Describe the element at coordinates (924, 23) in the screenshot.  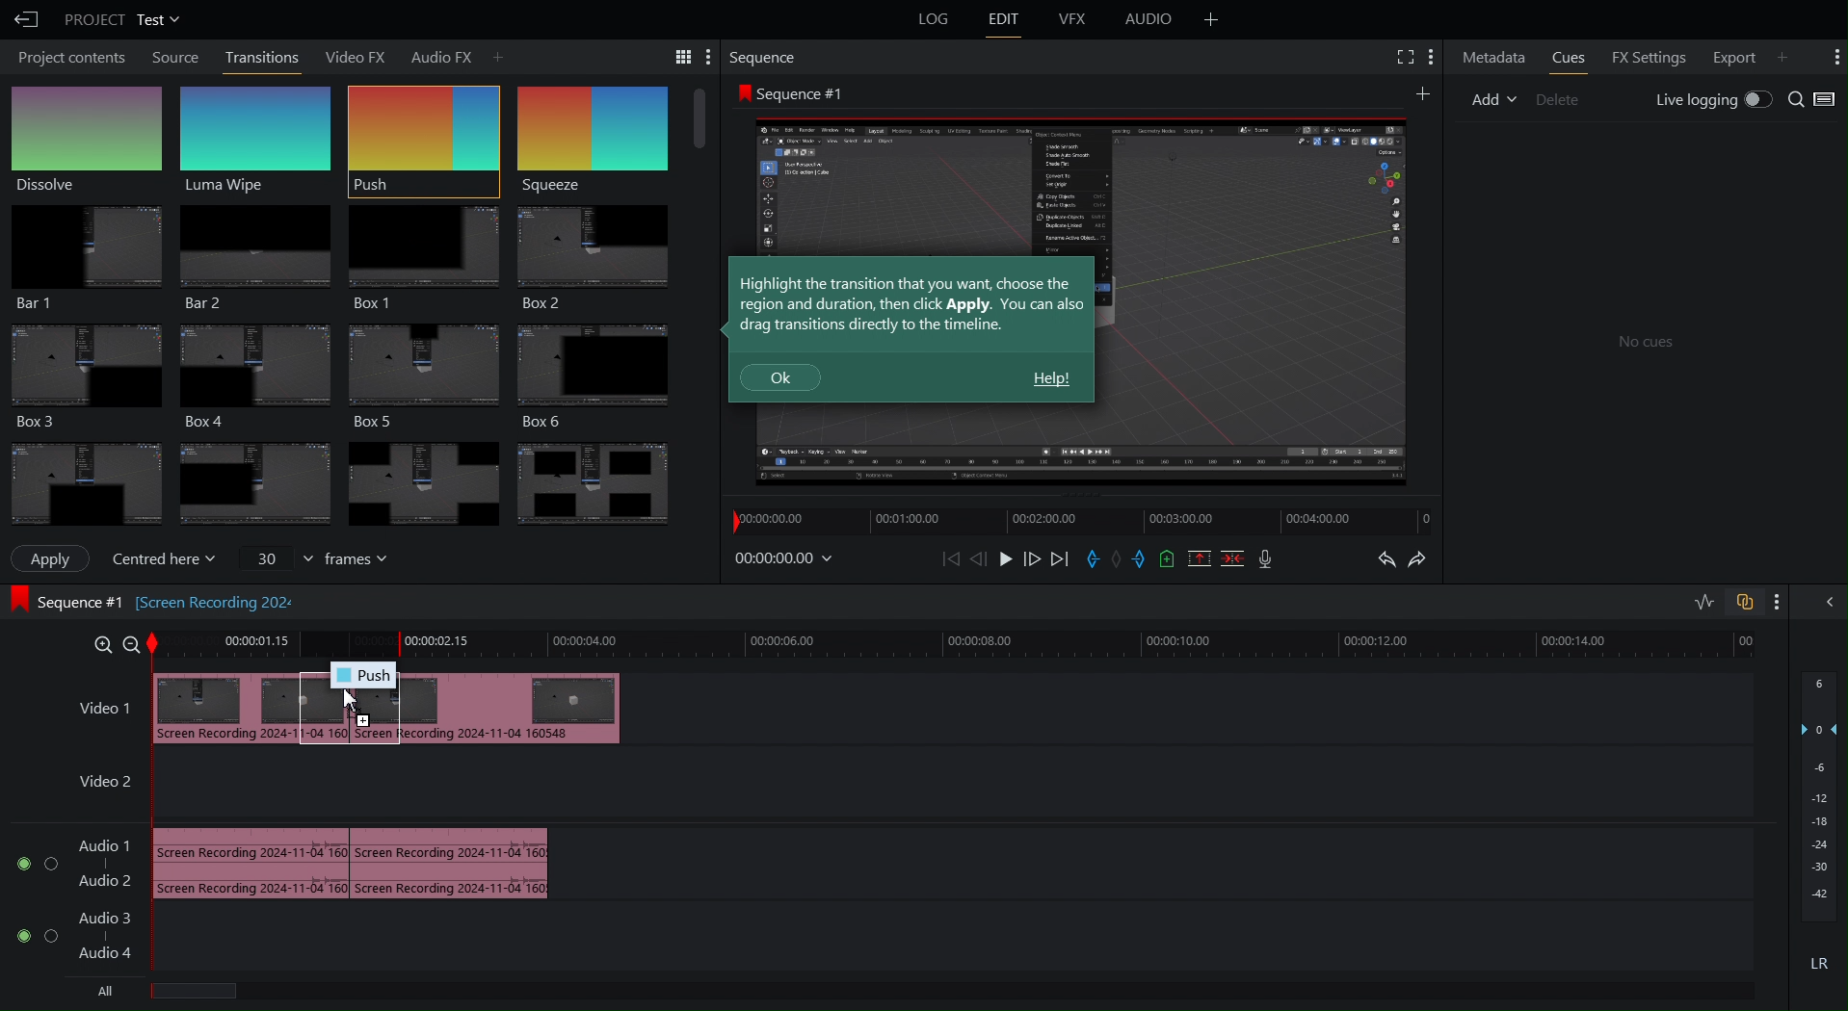
I see `Logs` at that location.